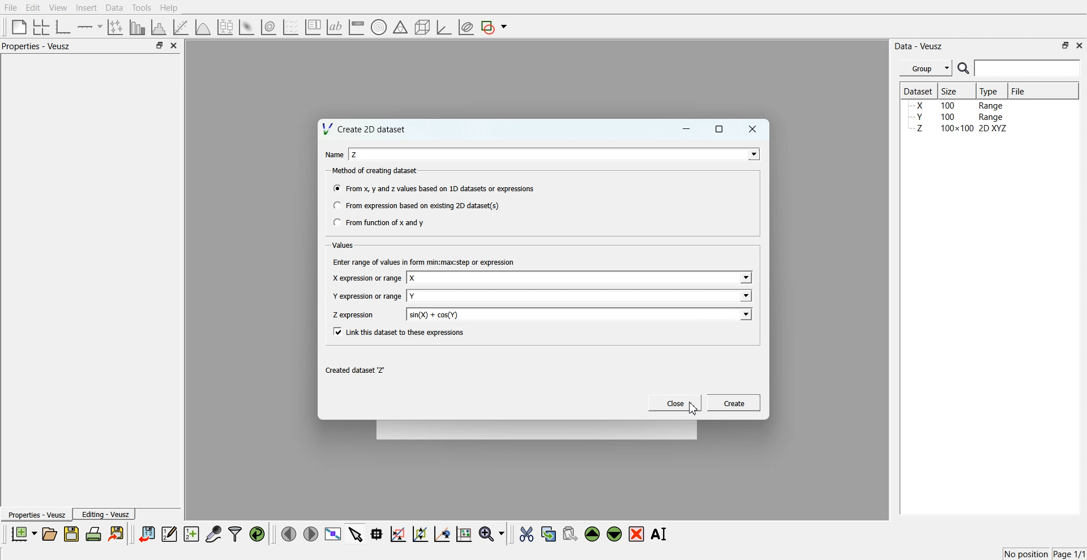 The height and width of the screenshot is (560, 1087). What do you see at coordinates (581, 295) in the screenshot?
I see `Enter name` at bounding box center [581, 295].